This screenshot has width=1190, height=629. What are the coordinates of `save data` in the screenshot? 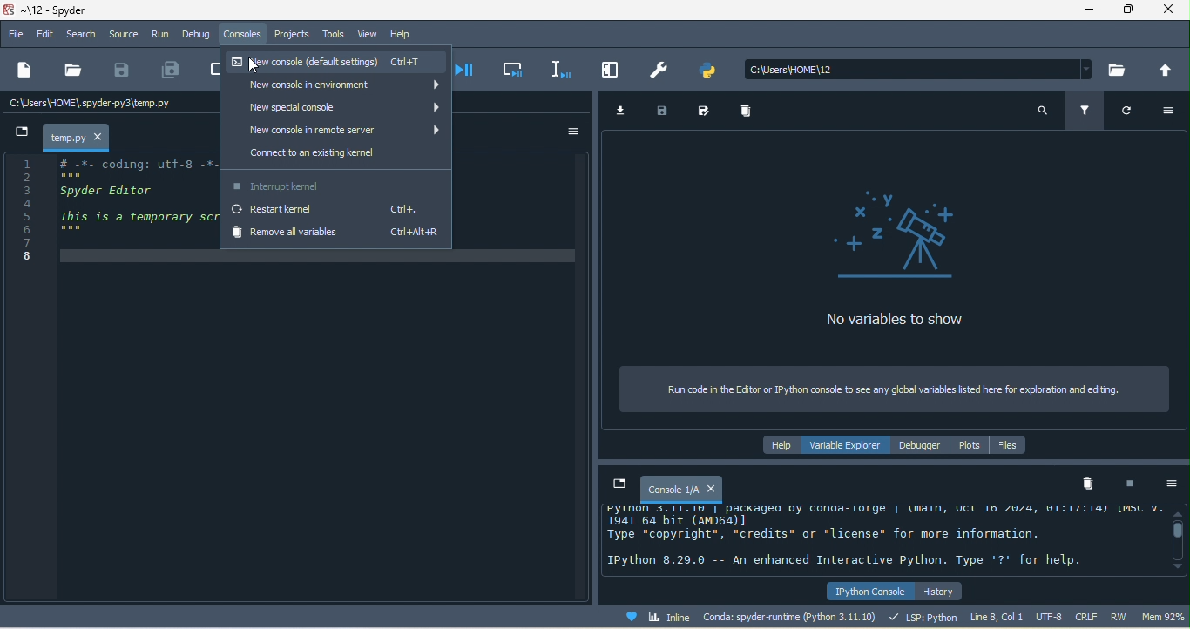 It's located at (667, 112).